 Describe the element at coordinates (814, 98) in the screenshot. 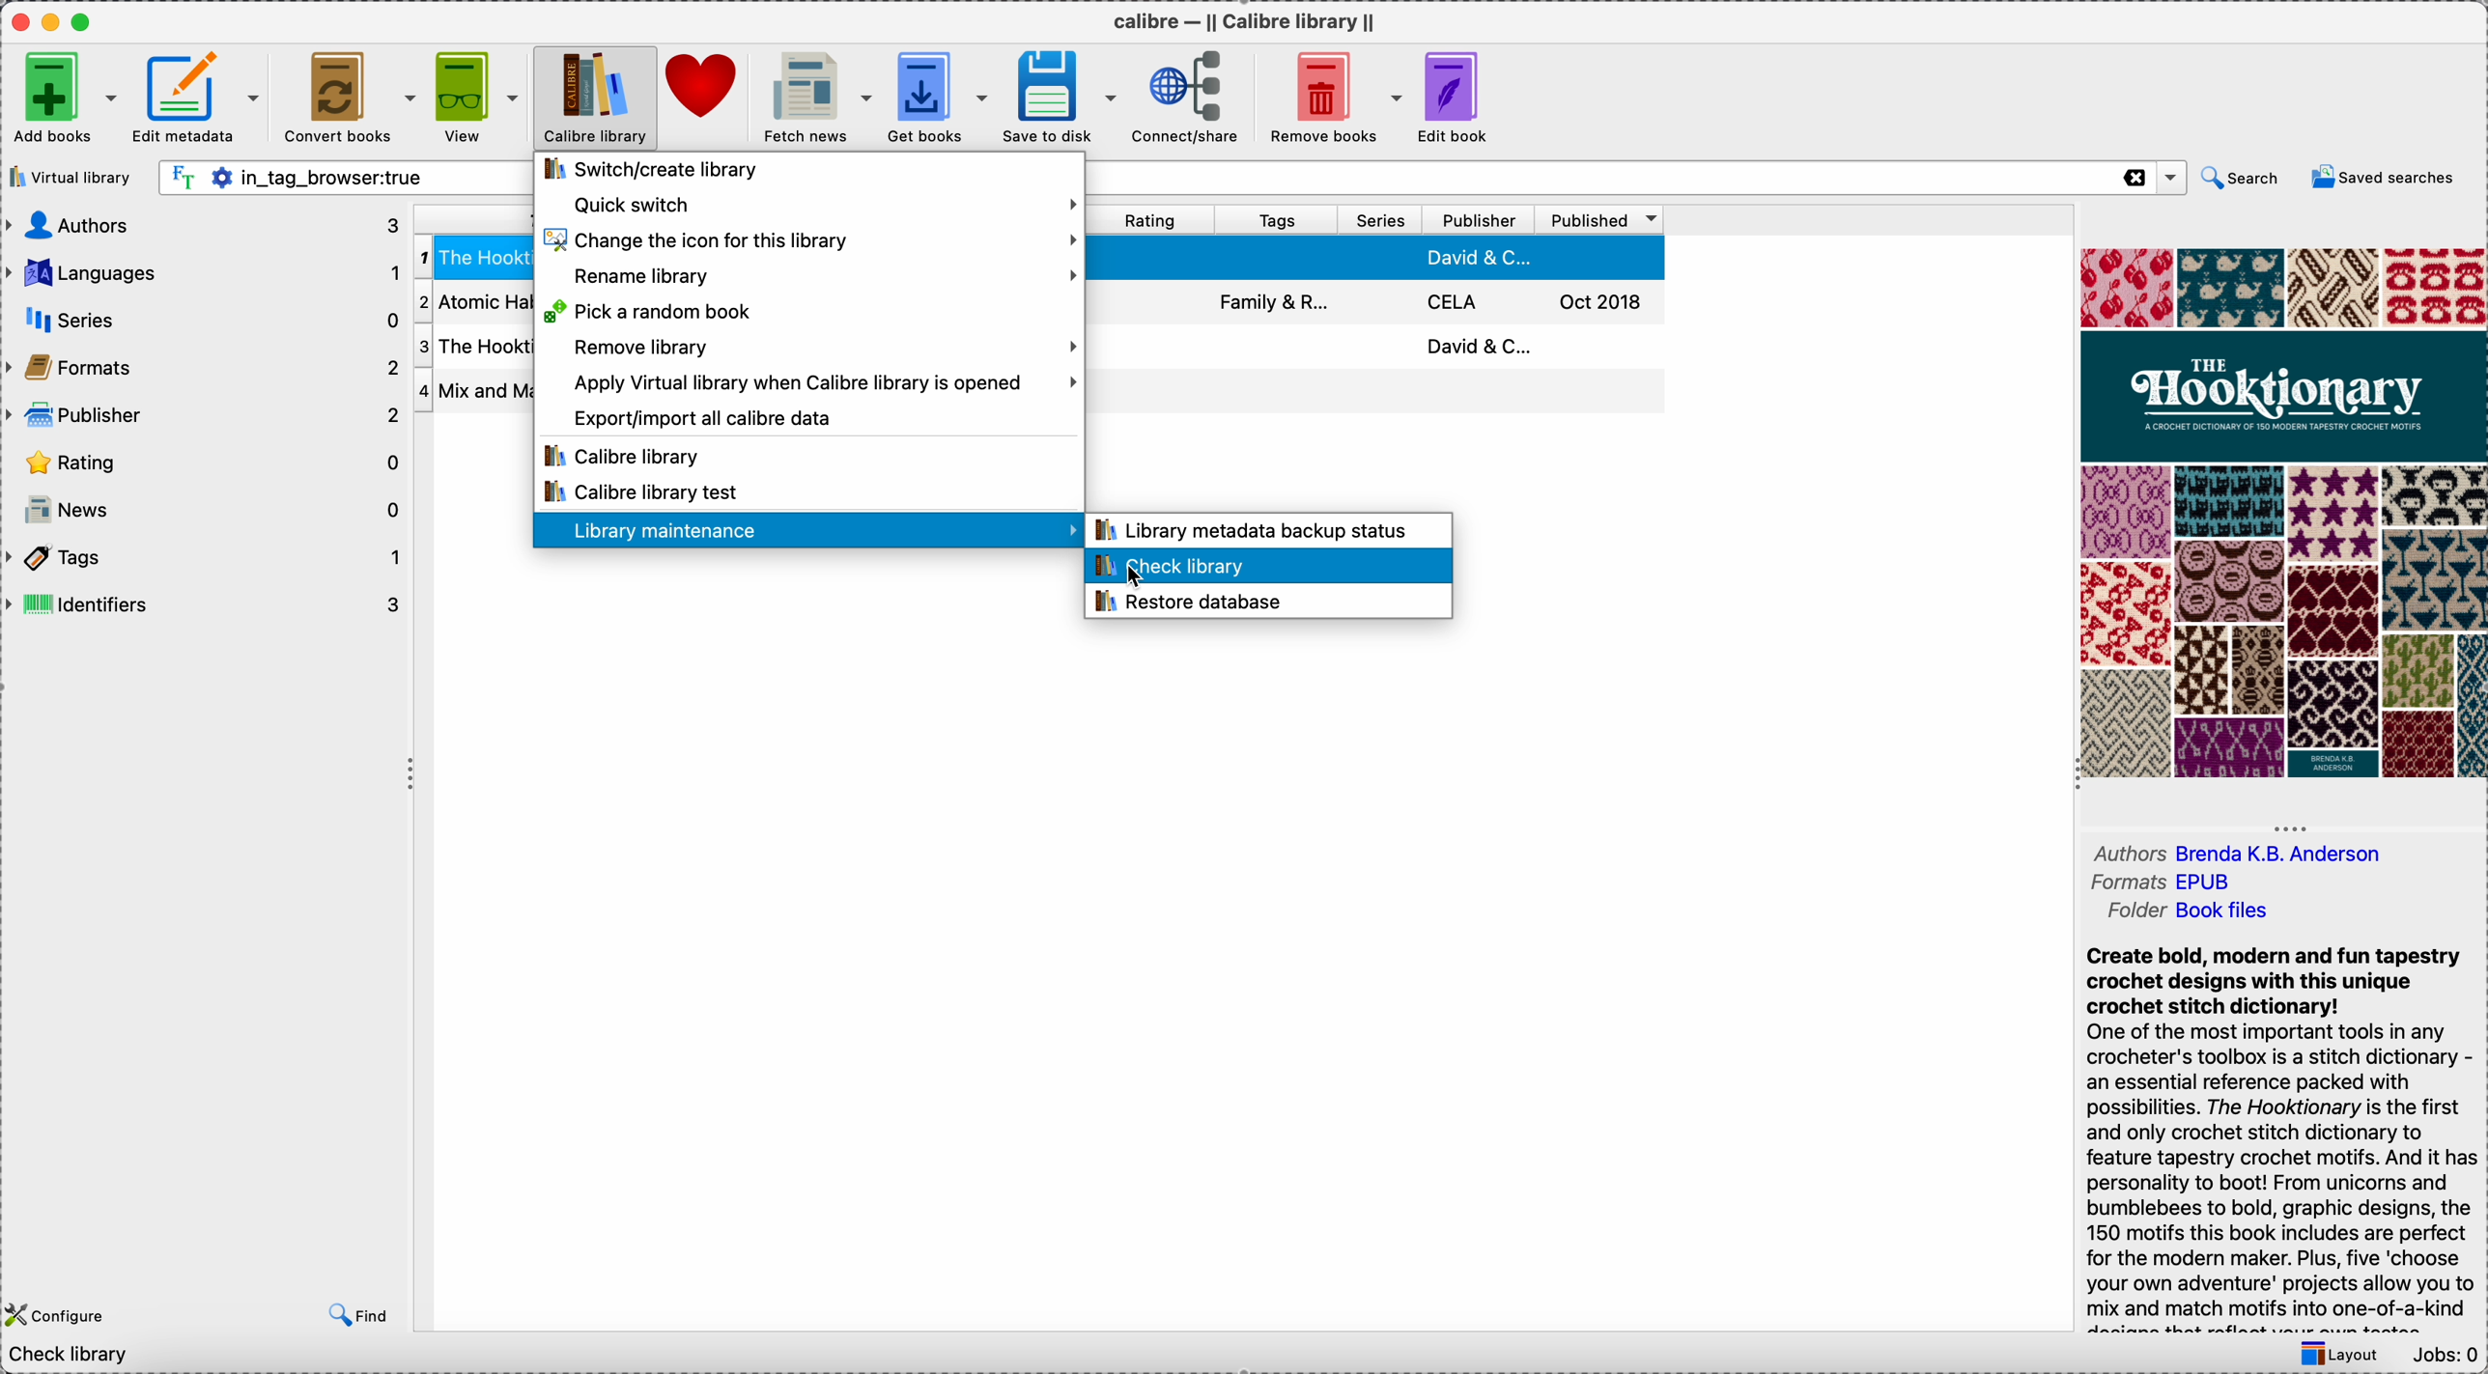

I see `fetch news` at that location.